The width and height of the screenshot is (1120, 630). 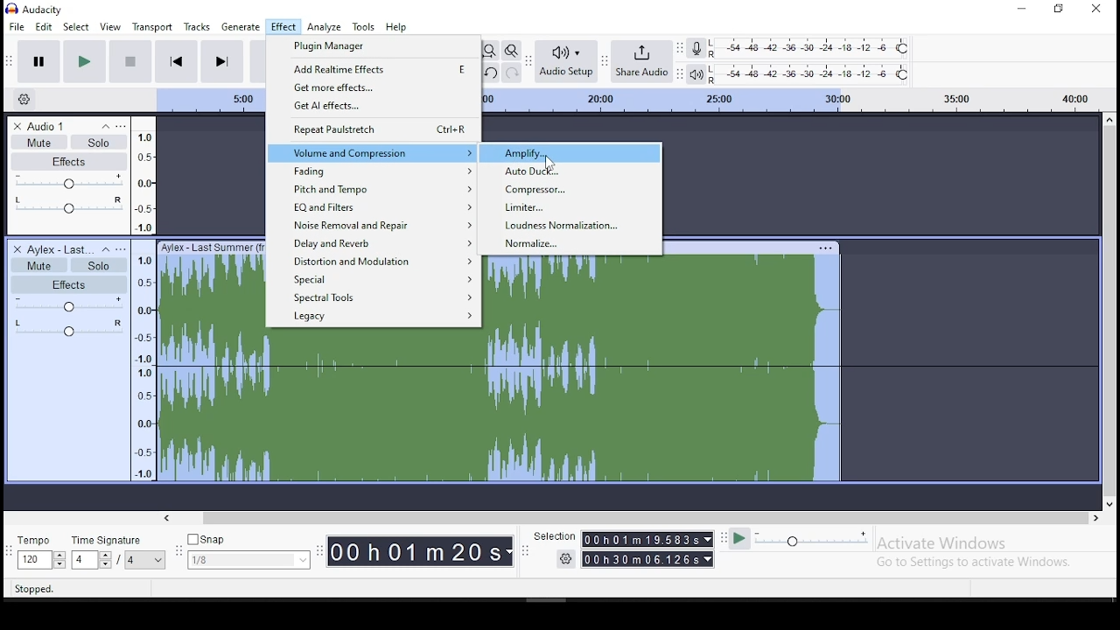 I want to click on noise removal and repair, so click(x=373, y=225).